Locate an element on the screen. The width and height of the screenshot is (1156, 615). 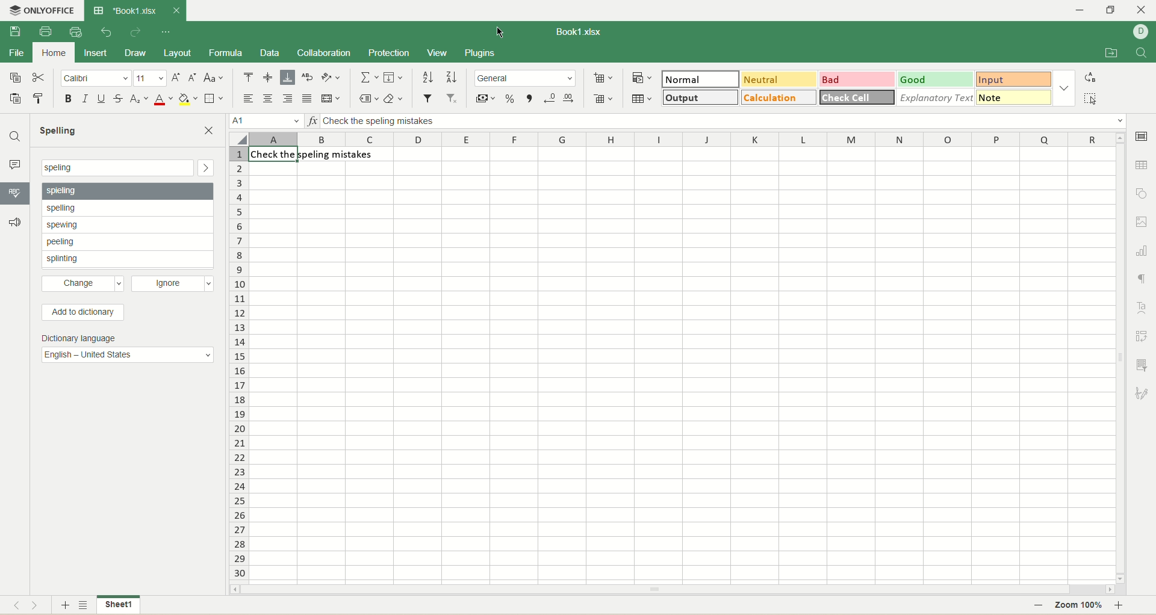
sort descending is located at coordinates (452, 77).